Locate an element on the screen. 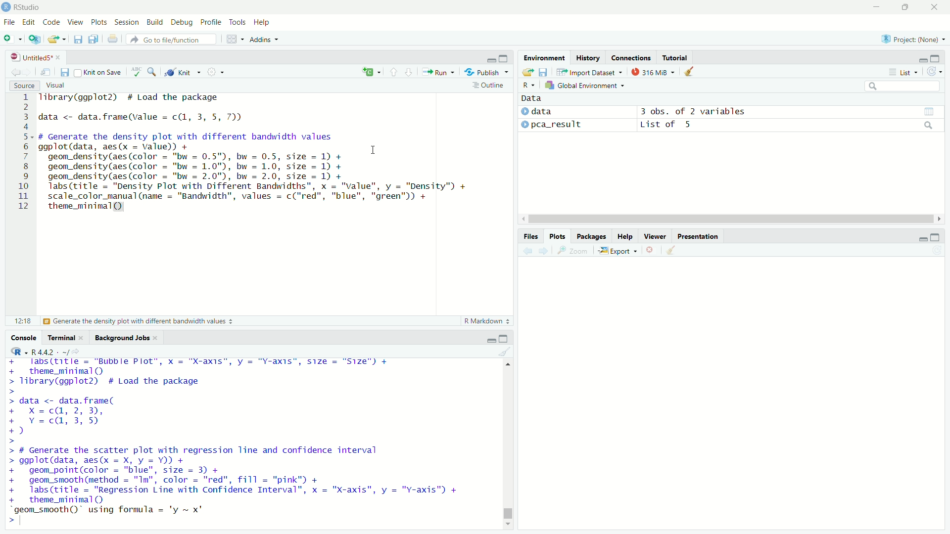 This screenshot has height=534, width=950. Save workspace as is located at coordinates (543, 72).